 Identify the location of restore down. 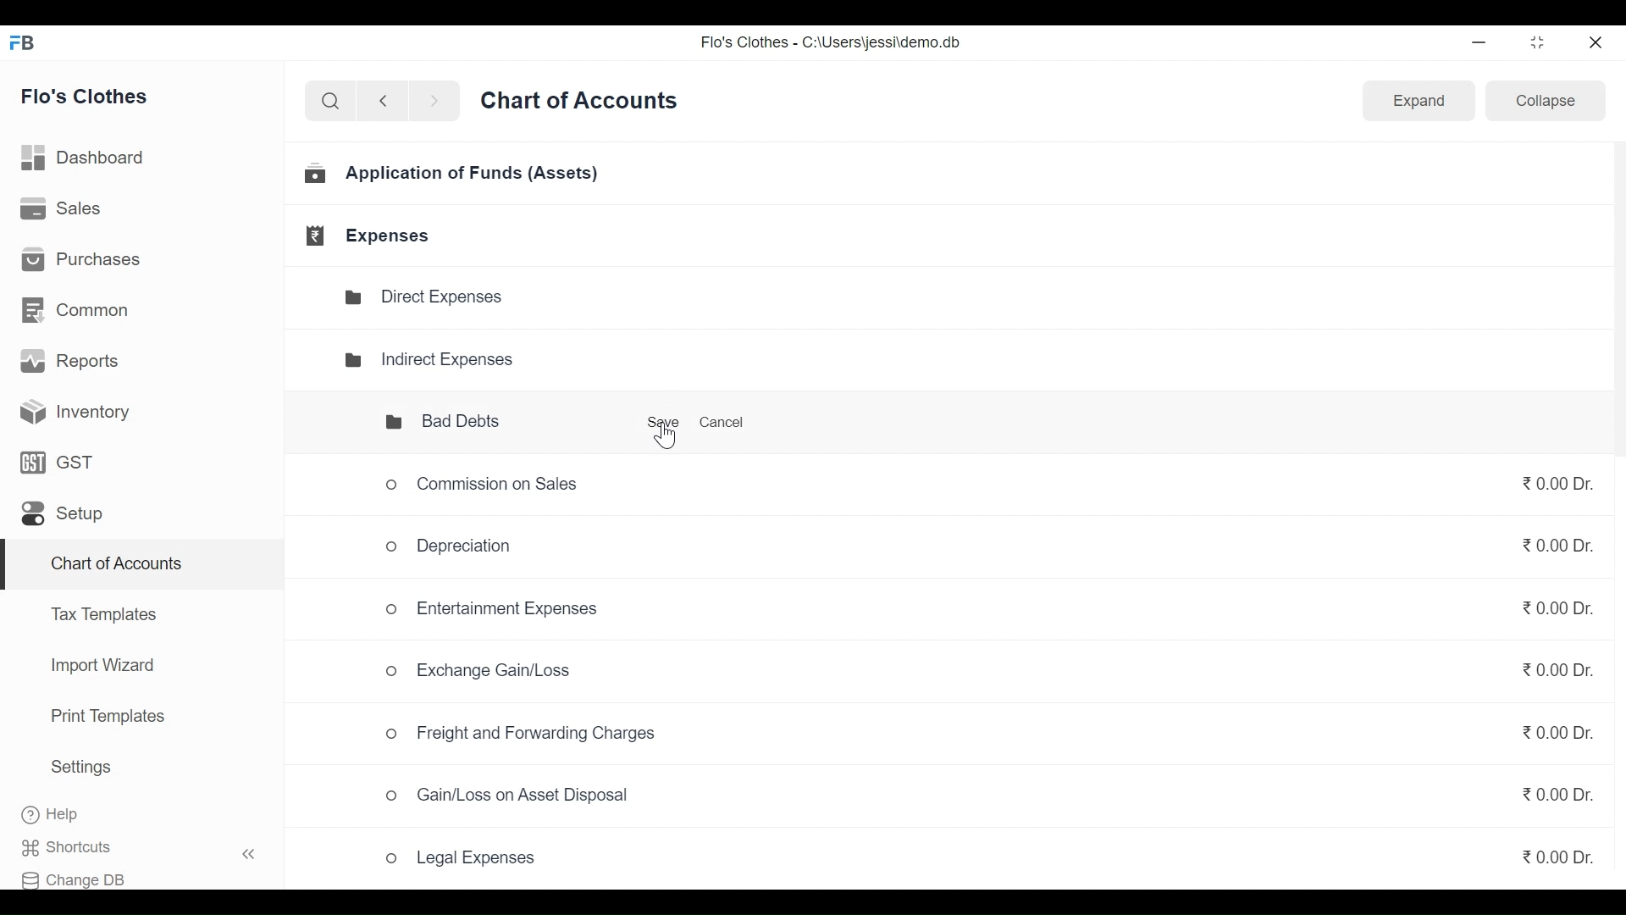
(1535, 43).